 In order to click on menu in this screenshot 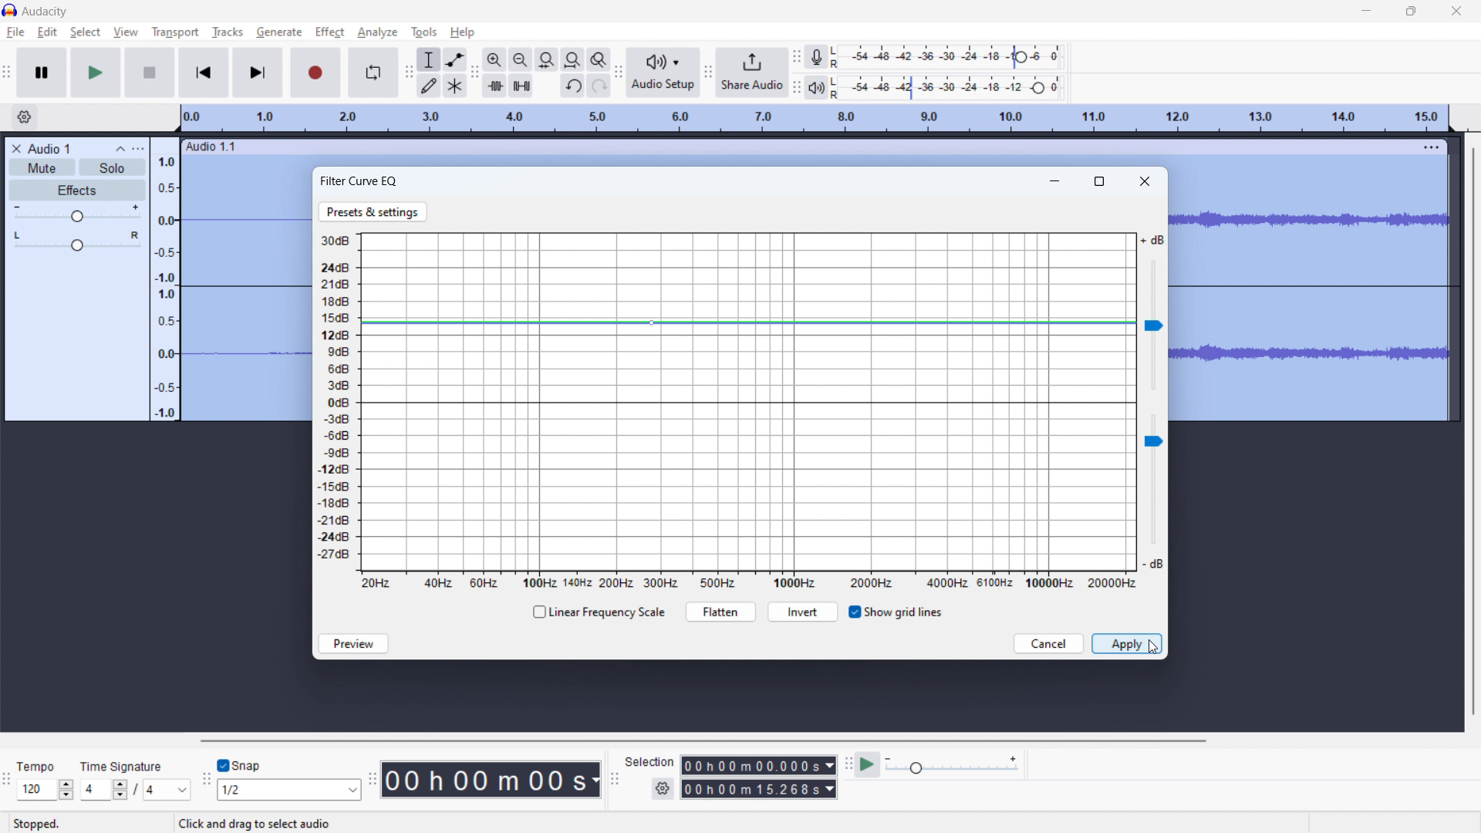, I will do `click(1432, 147)`.